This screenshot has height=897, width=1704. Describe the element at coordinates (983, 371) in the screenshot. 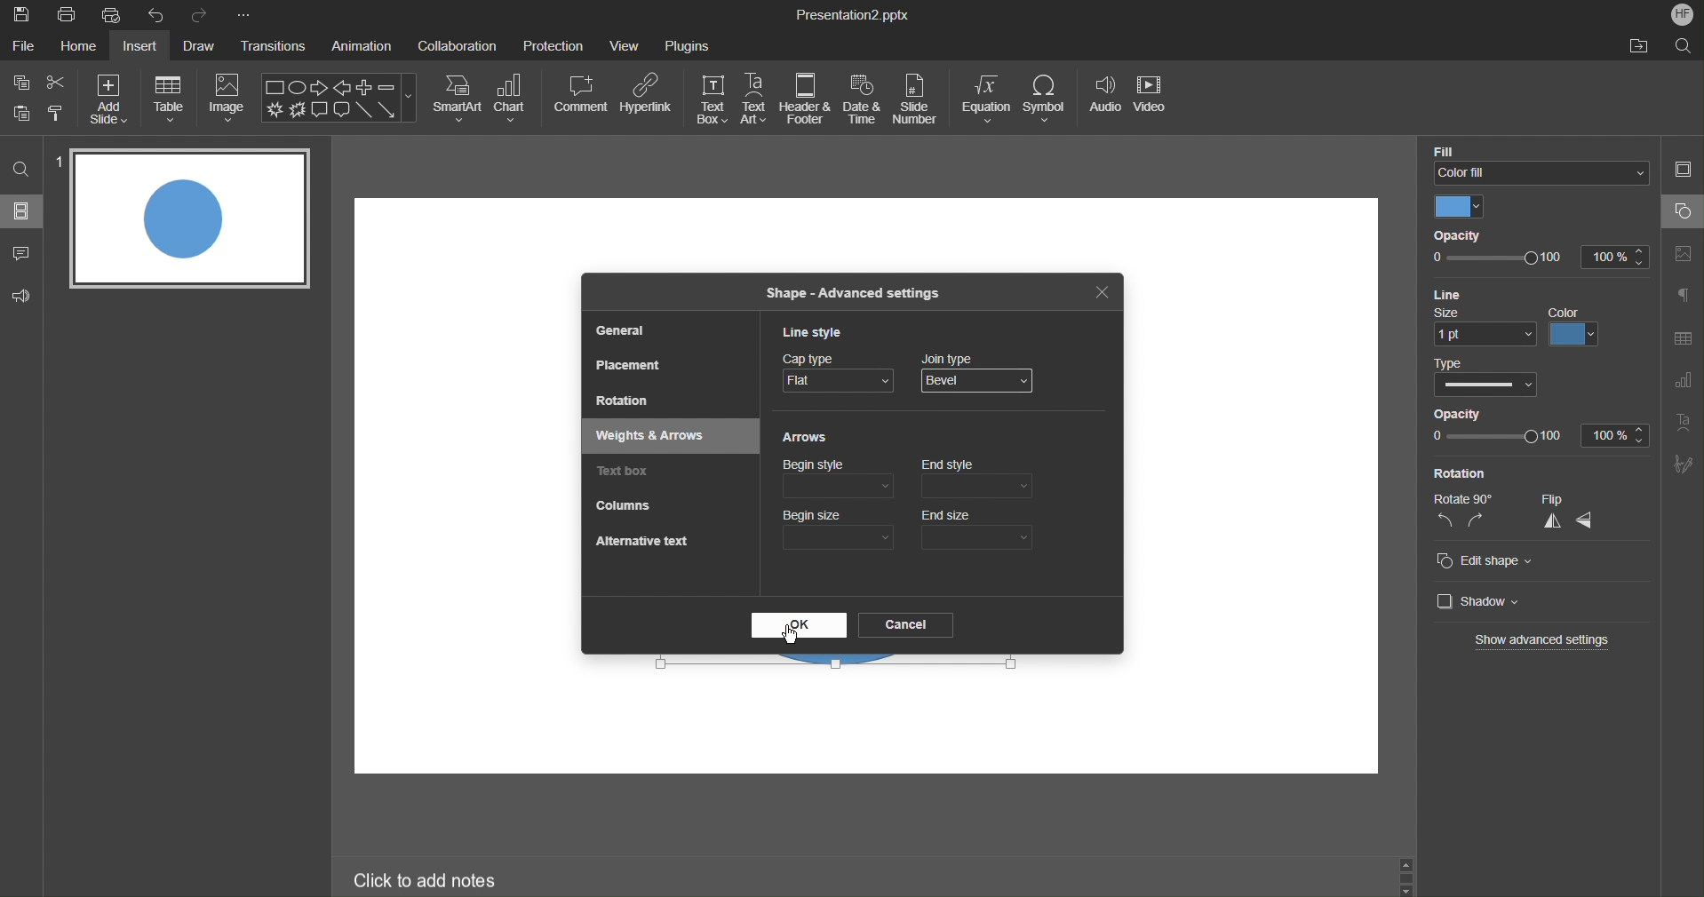

I see `Join Type` at that location.